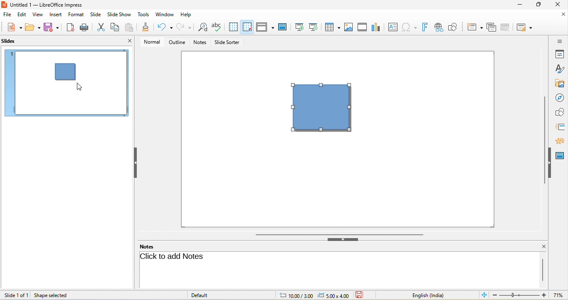 This screenshot has width=568, height=300. What do you see at coordinates (136, 164) in the screenshot?
I see `hide` at bounding box center [136, 164].